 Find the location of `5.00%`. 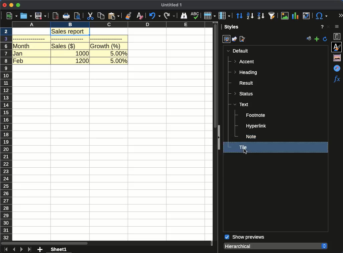

5.00% is located at coordinates (119, 53).